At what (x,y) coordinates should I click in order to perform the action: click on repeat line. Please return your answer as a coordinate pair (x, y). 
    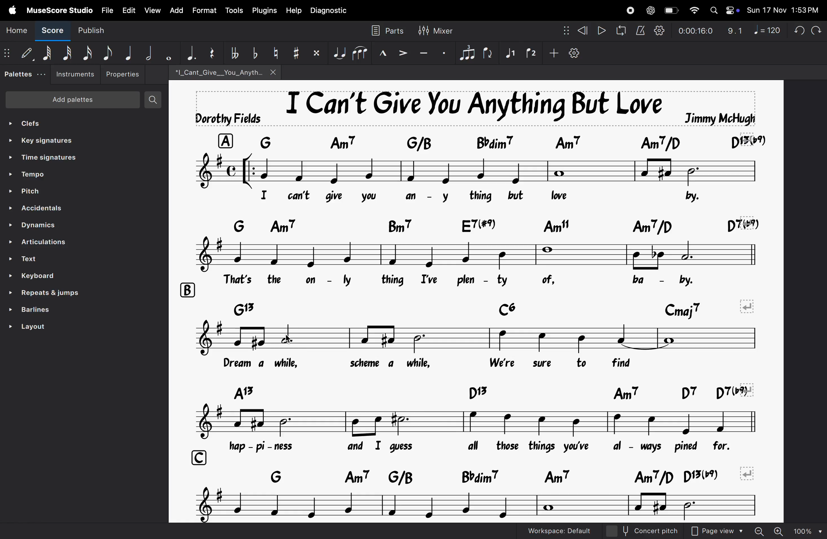
    Looking at the image, I should click on (47, 293).